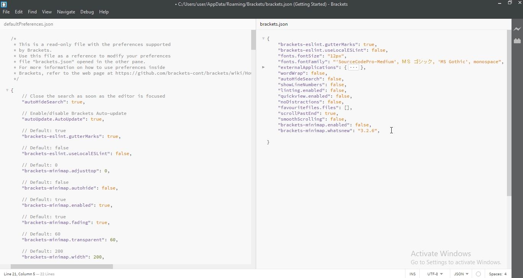 The height and width of the screenshot is (278, 523). I want to click on JSON, so click(460, 274).